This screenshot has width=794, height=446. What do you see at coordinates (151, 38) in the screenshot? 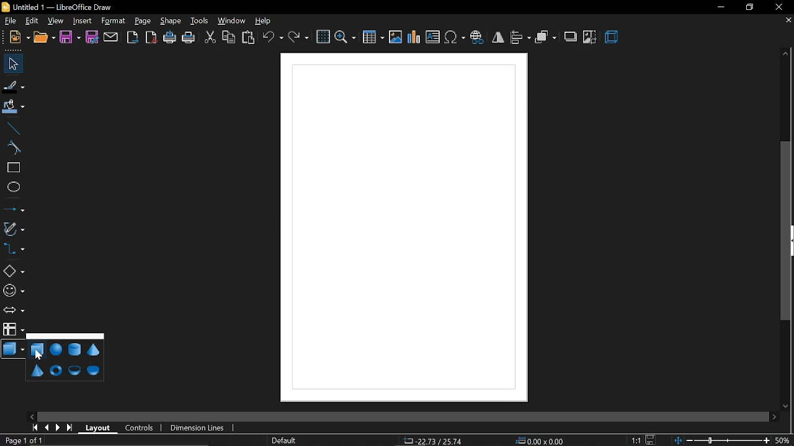
I see `export as pdf` at bounding box center [151, 38].